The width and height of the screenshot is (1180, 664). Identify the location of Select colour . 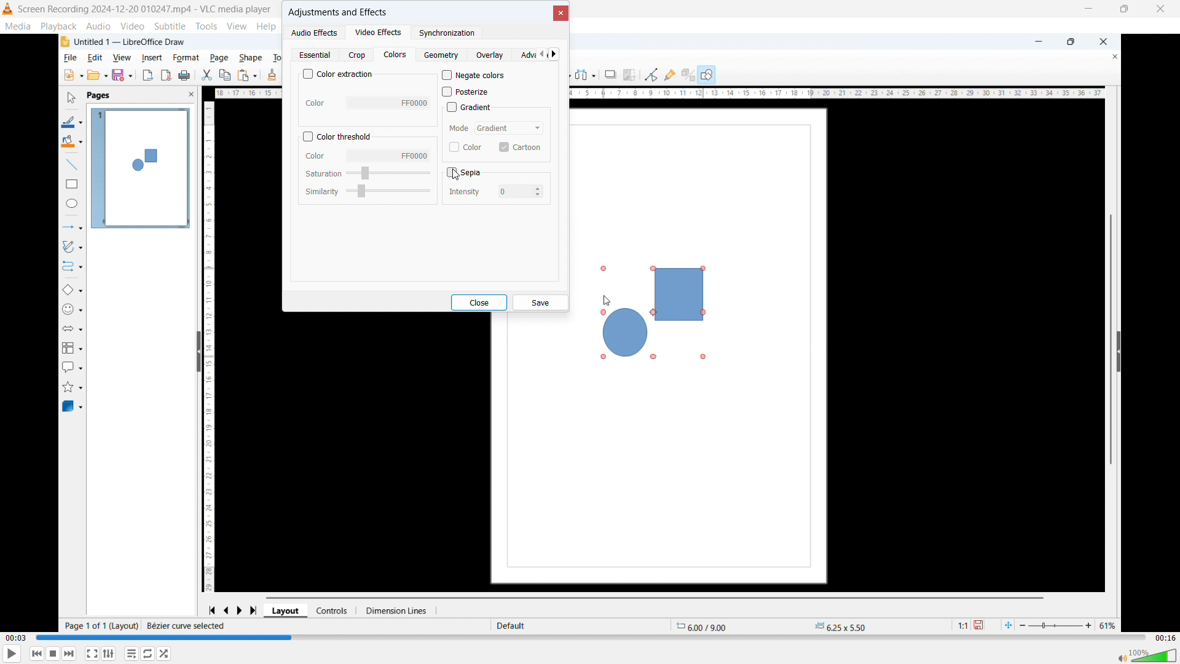
(390, 155).